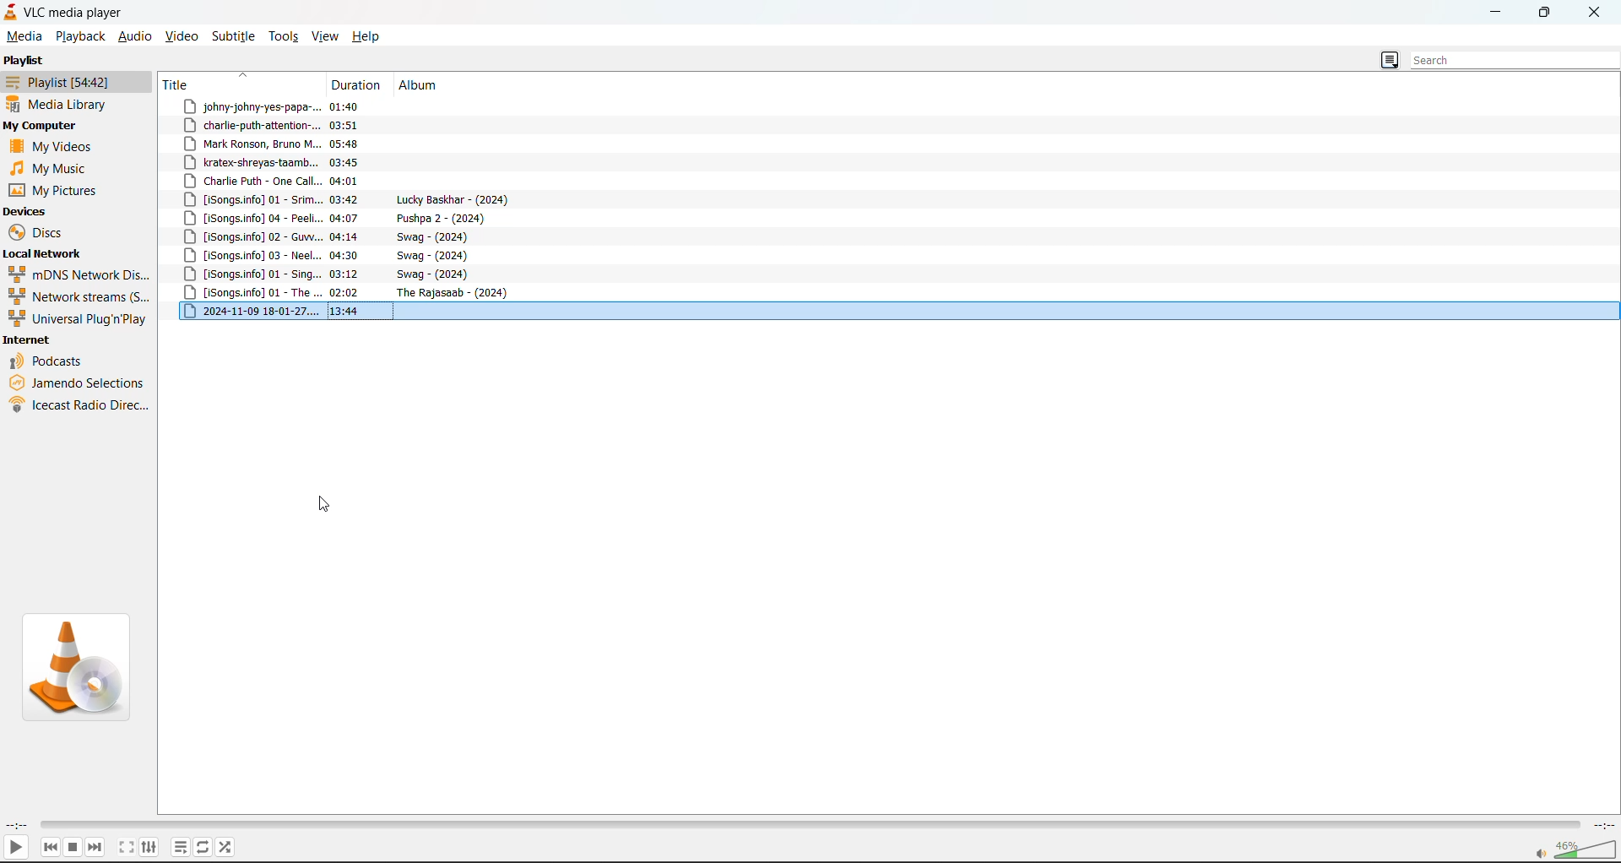  Describe the element at coordinates (149, 846) in the screenshot. I see `settings` at that location.